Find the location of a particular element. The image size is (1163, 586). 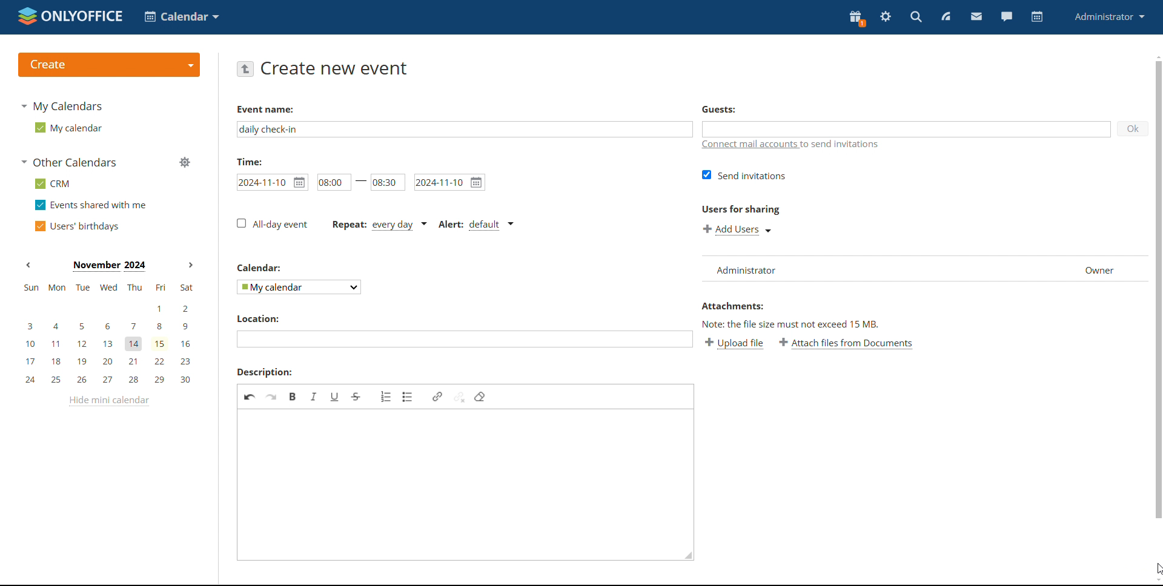

end time is located at coordinates (388, 183).